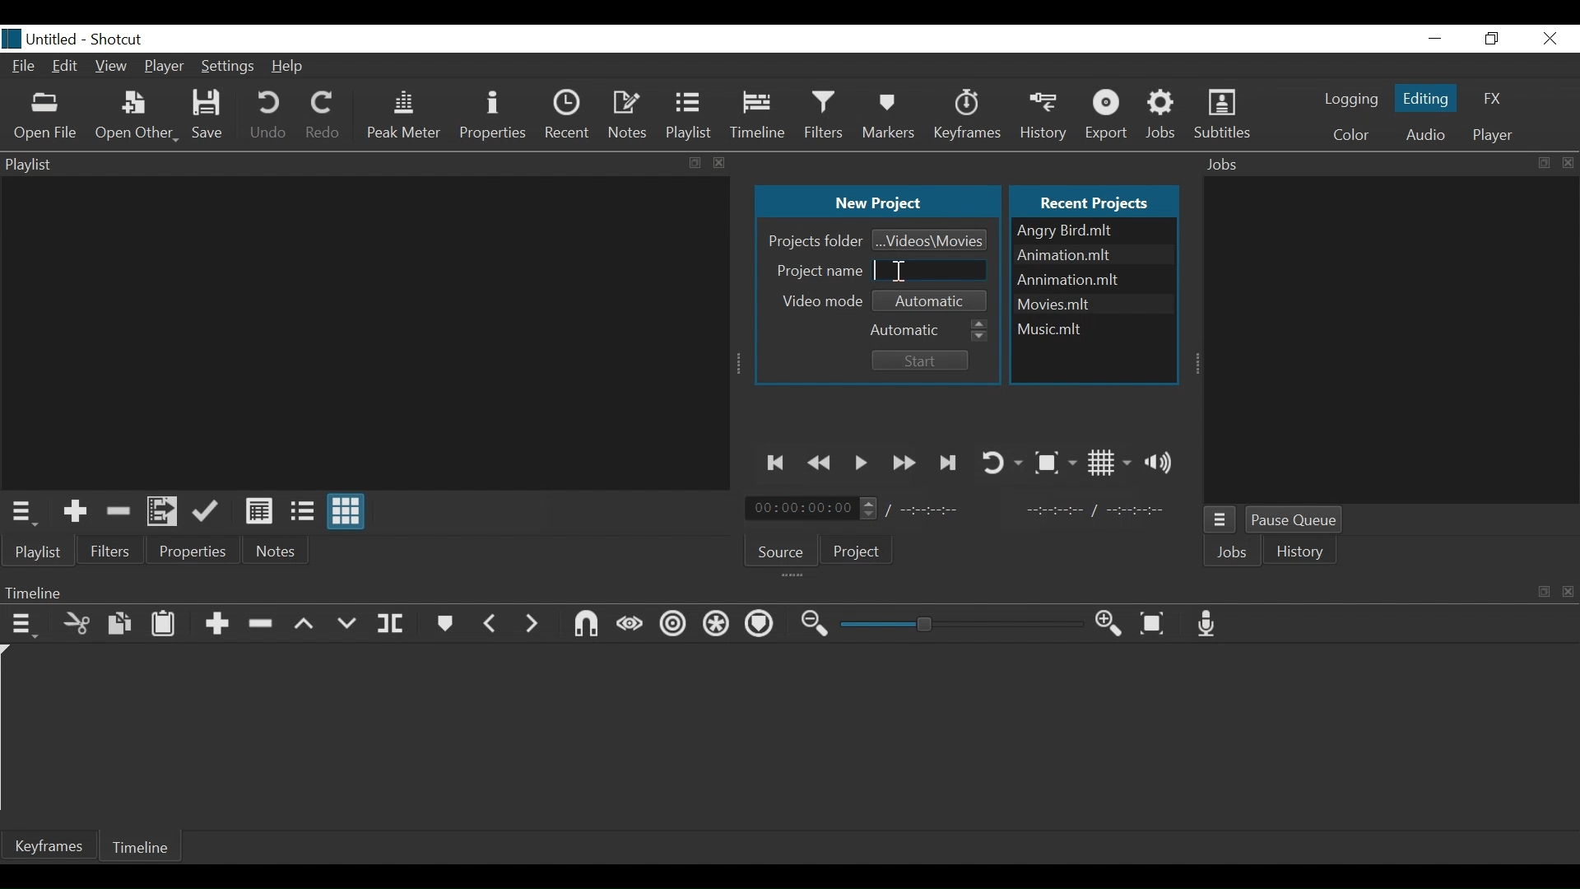 The width and height of the screenshot is (1580, 889). I want to click on istory, so click(1304, 552).